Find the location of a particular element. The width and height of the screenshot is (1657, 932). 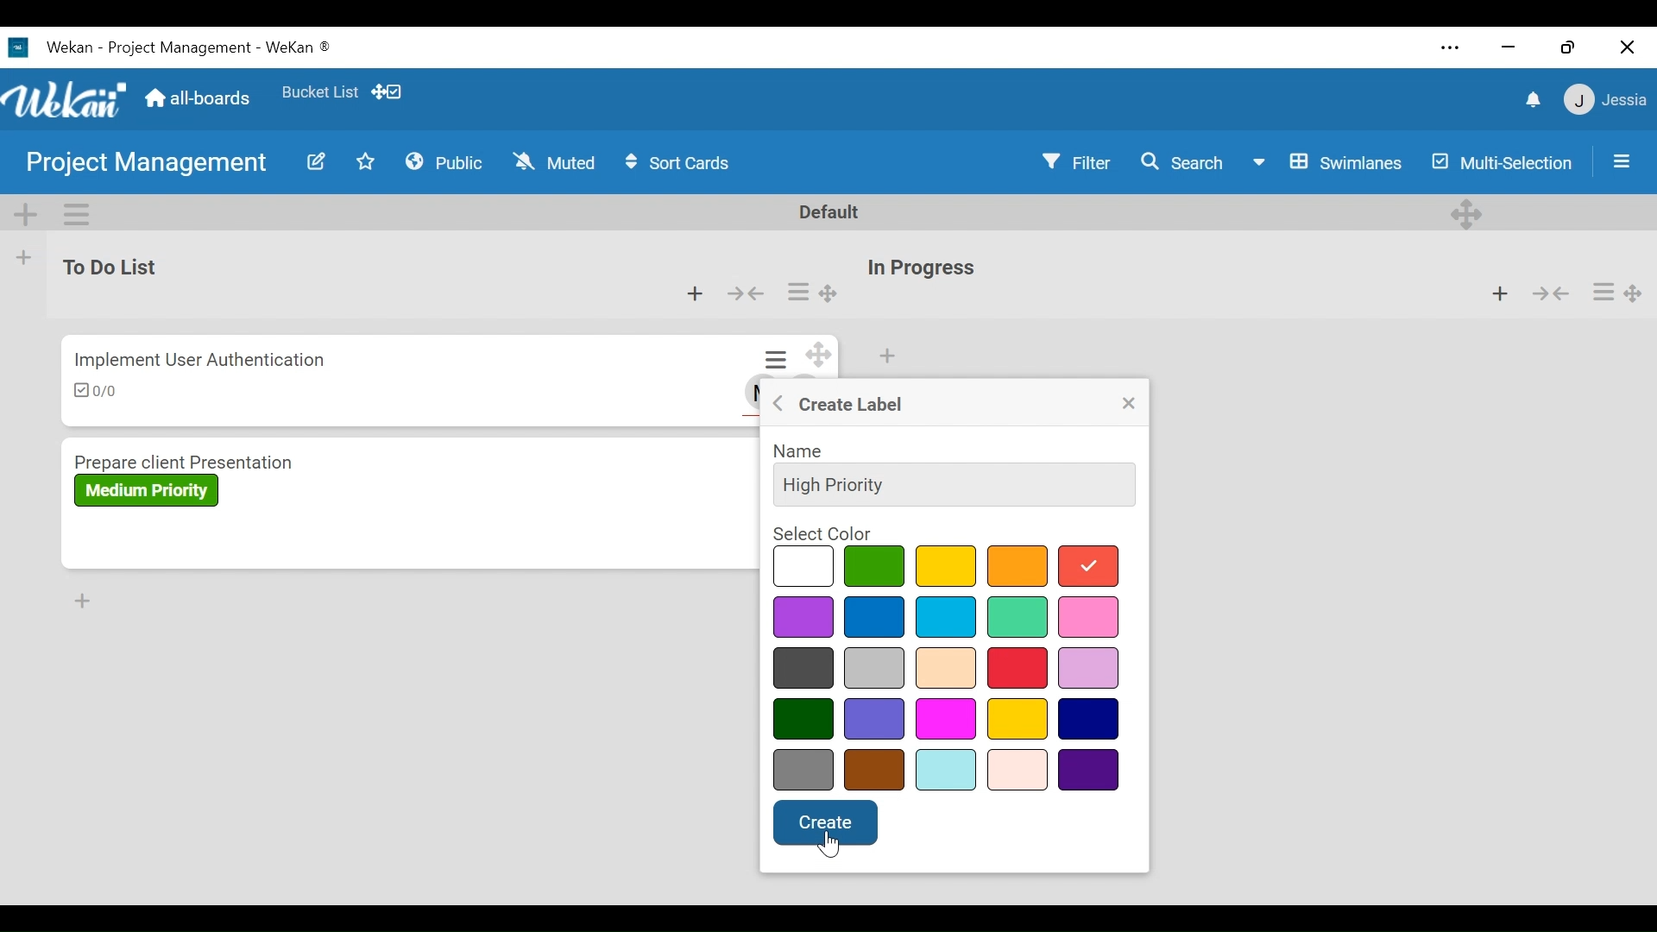

Edit is located at coordinates (315, 161).